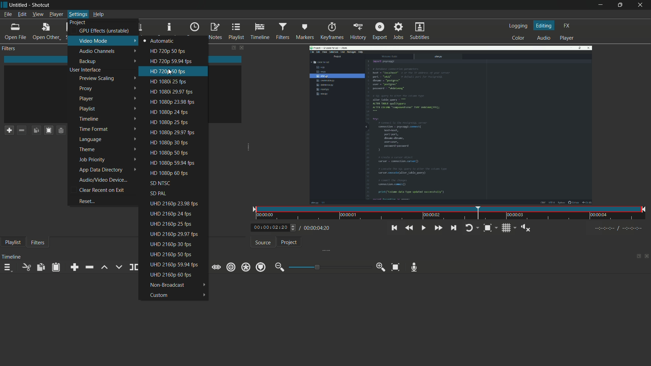 This screenshot has width=651, height=366. Describe the element at coordinates (175, 163) in the screenshot. I see `hd 1080p 59.94 fps` at that location.